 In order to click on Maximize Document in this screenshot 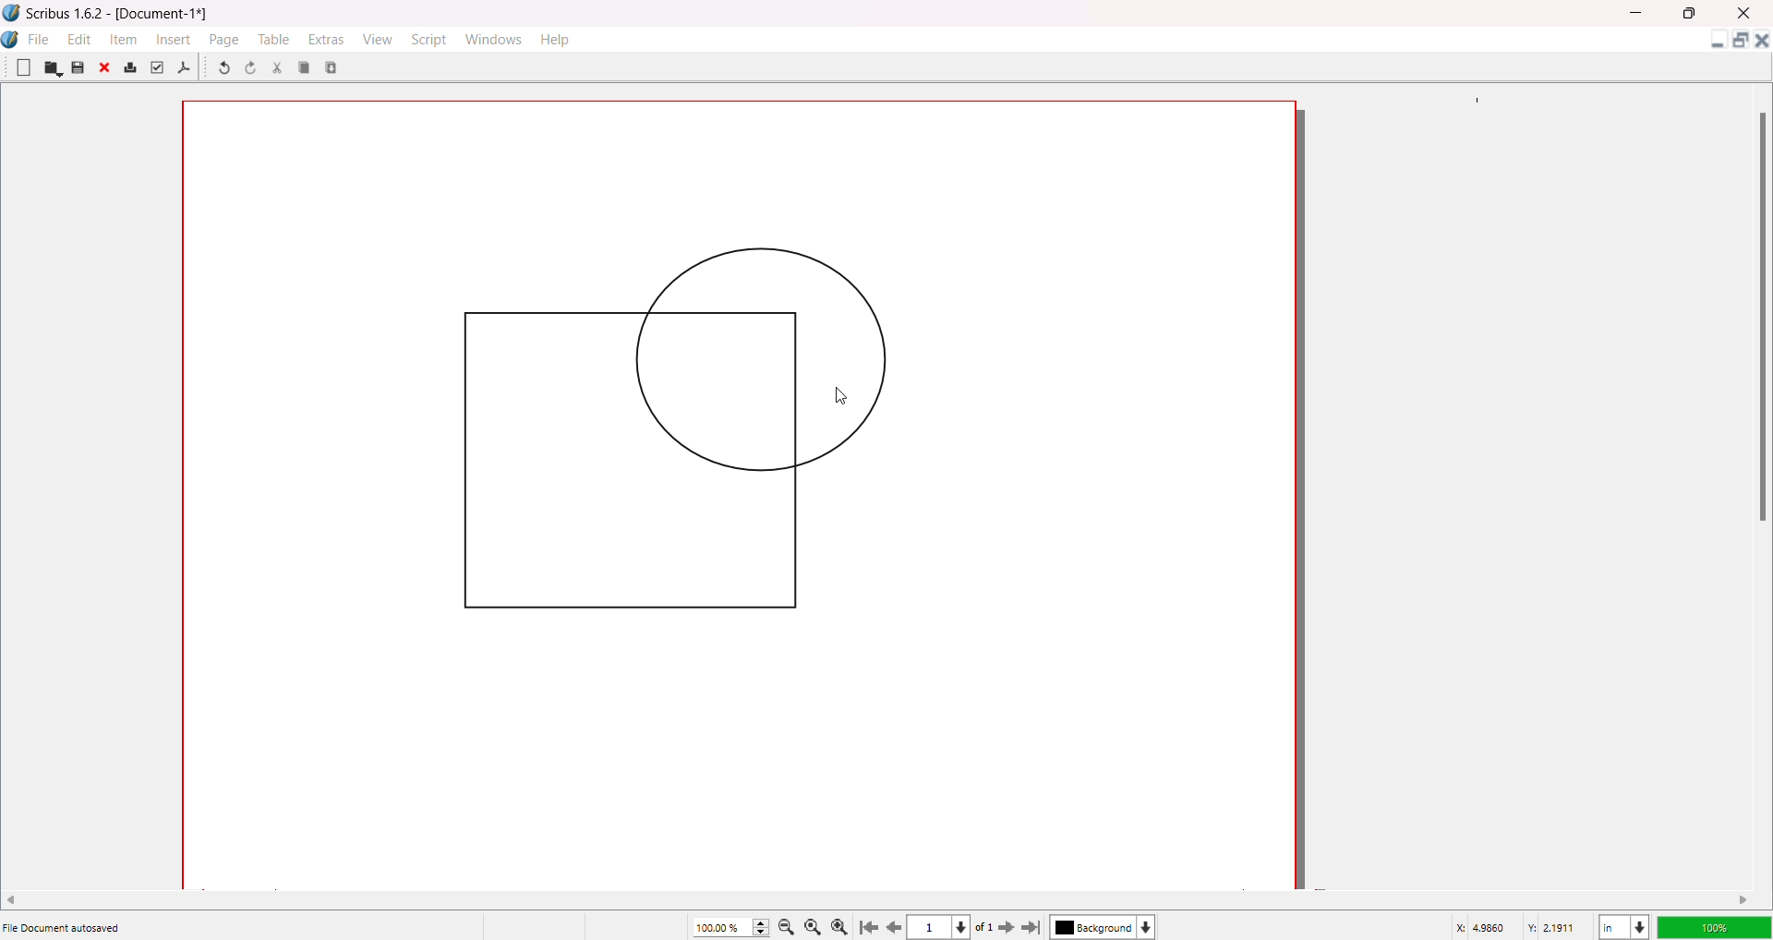, I will do `click(1739, 43)`.